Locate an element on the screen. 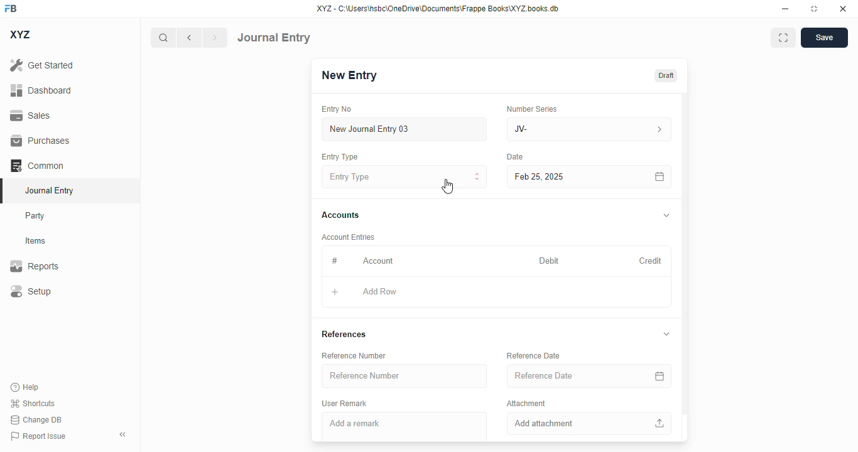  new journal entry 03 is located at coordinates (403, 129).